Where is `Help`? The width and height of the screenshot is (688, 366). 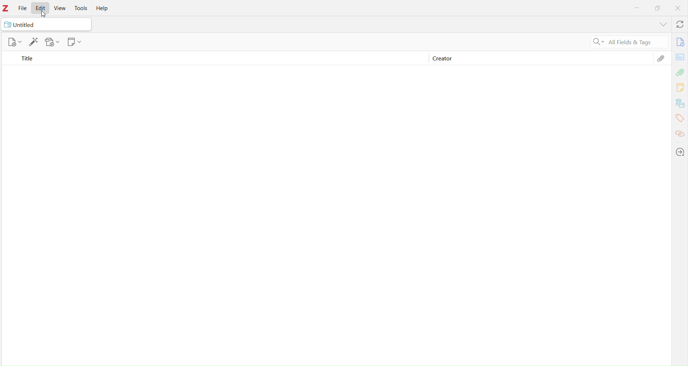
Help is located at coordinates (104, 9).